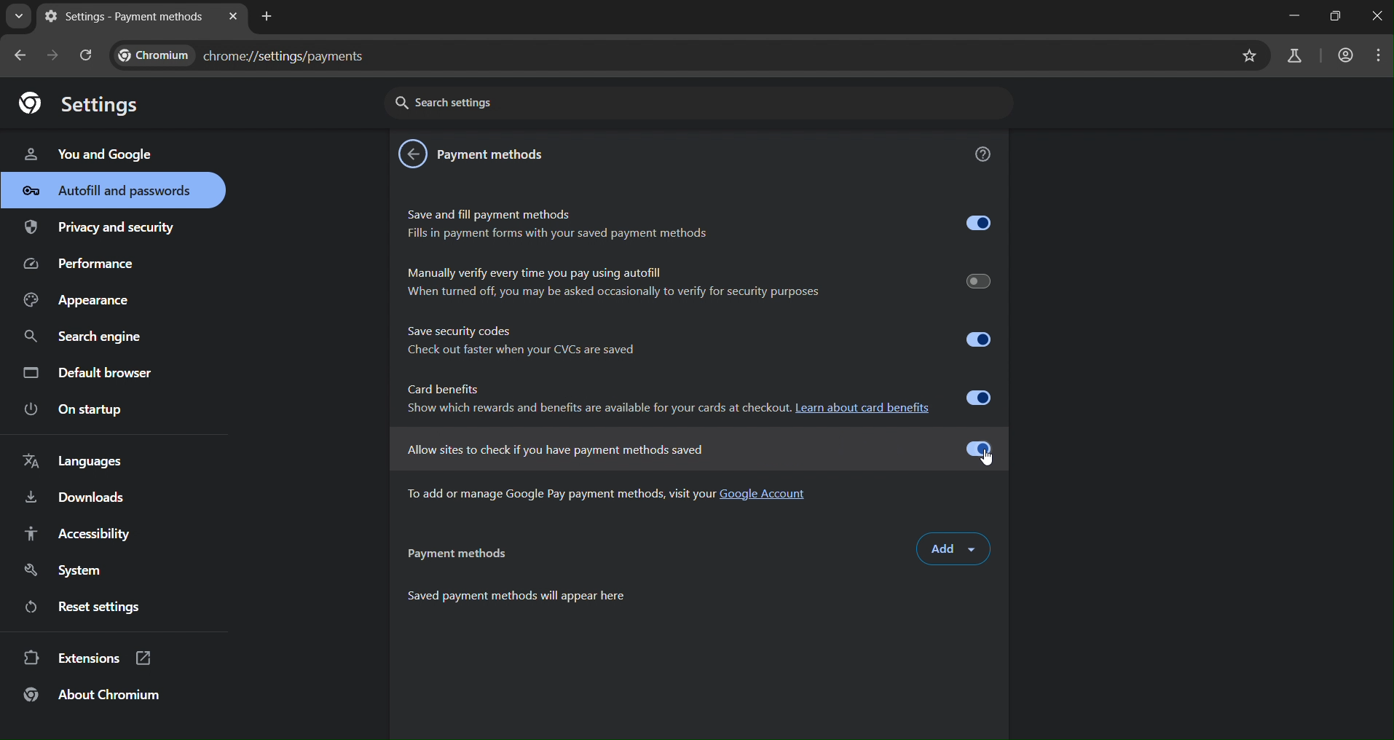  What do you see at coordinates (80, 264) in the screenshot?
I see `performance` at bounding box center [80, 264].